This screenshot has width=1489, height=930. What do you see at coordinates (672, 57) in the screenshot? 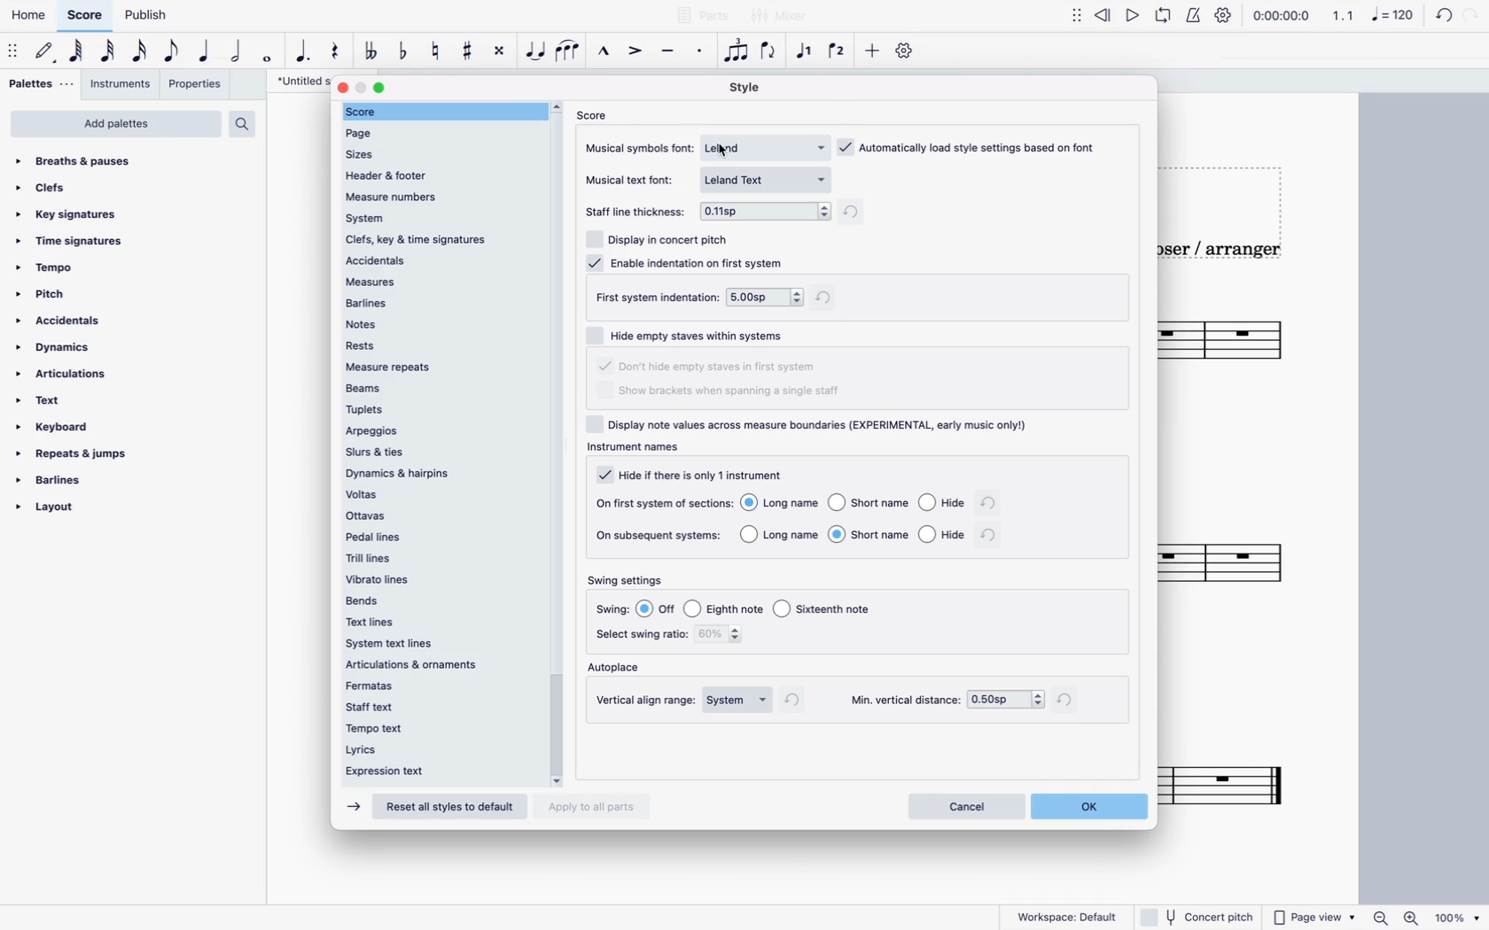
I see `tenuto` at bounding box center [672, 57].